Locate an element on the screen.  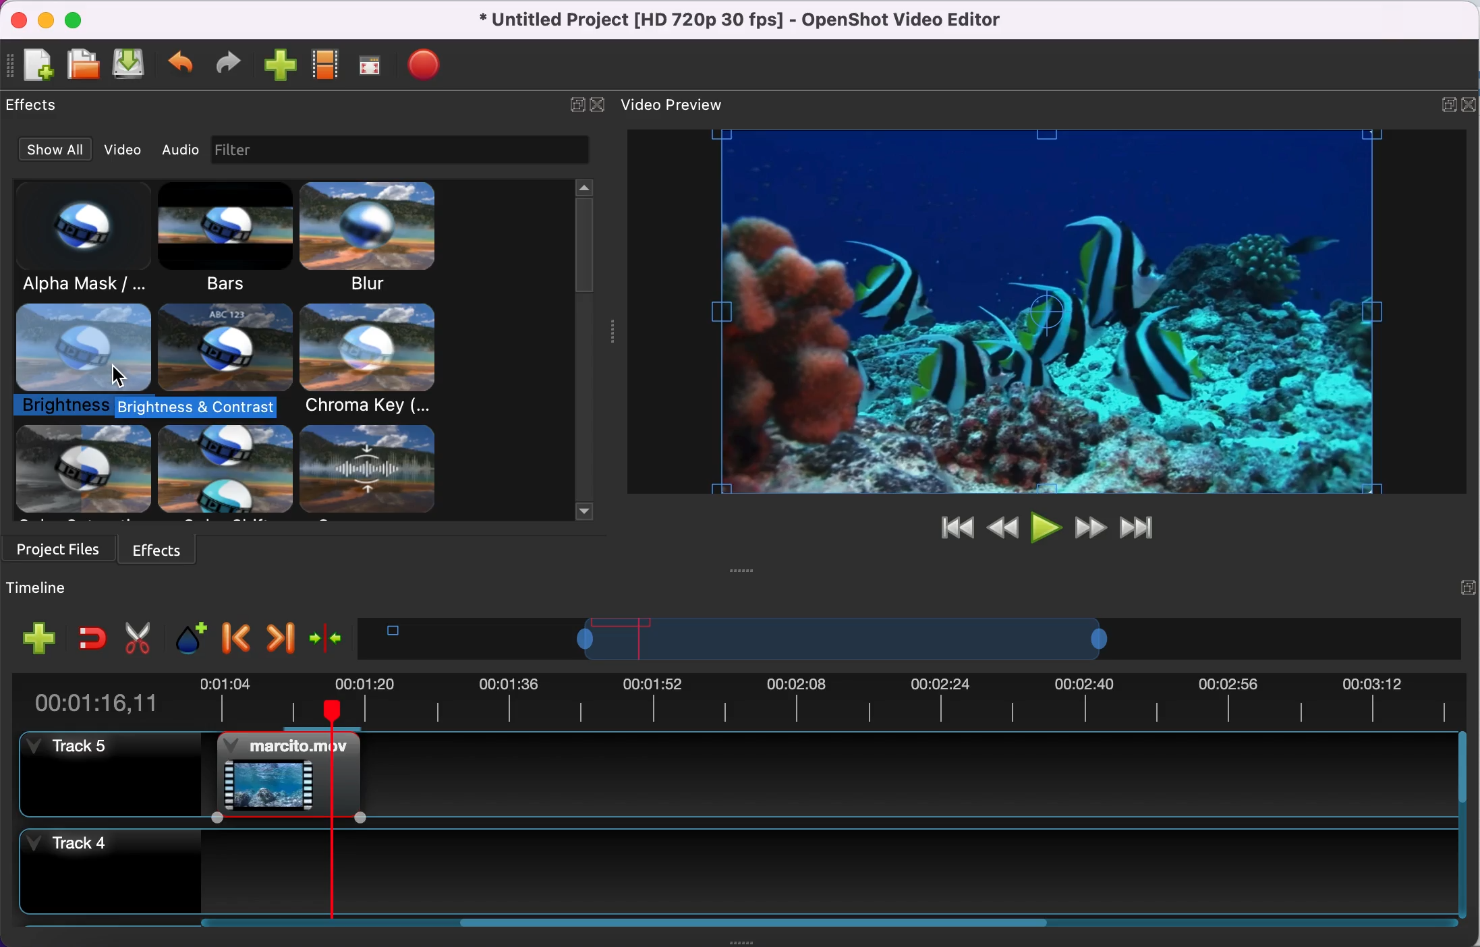
choose profile is located at coordinates (324, 65).